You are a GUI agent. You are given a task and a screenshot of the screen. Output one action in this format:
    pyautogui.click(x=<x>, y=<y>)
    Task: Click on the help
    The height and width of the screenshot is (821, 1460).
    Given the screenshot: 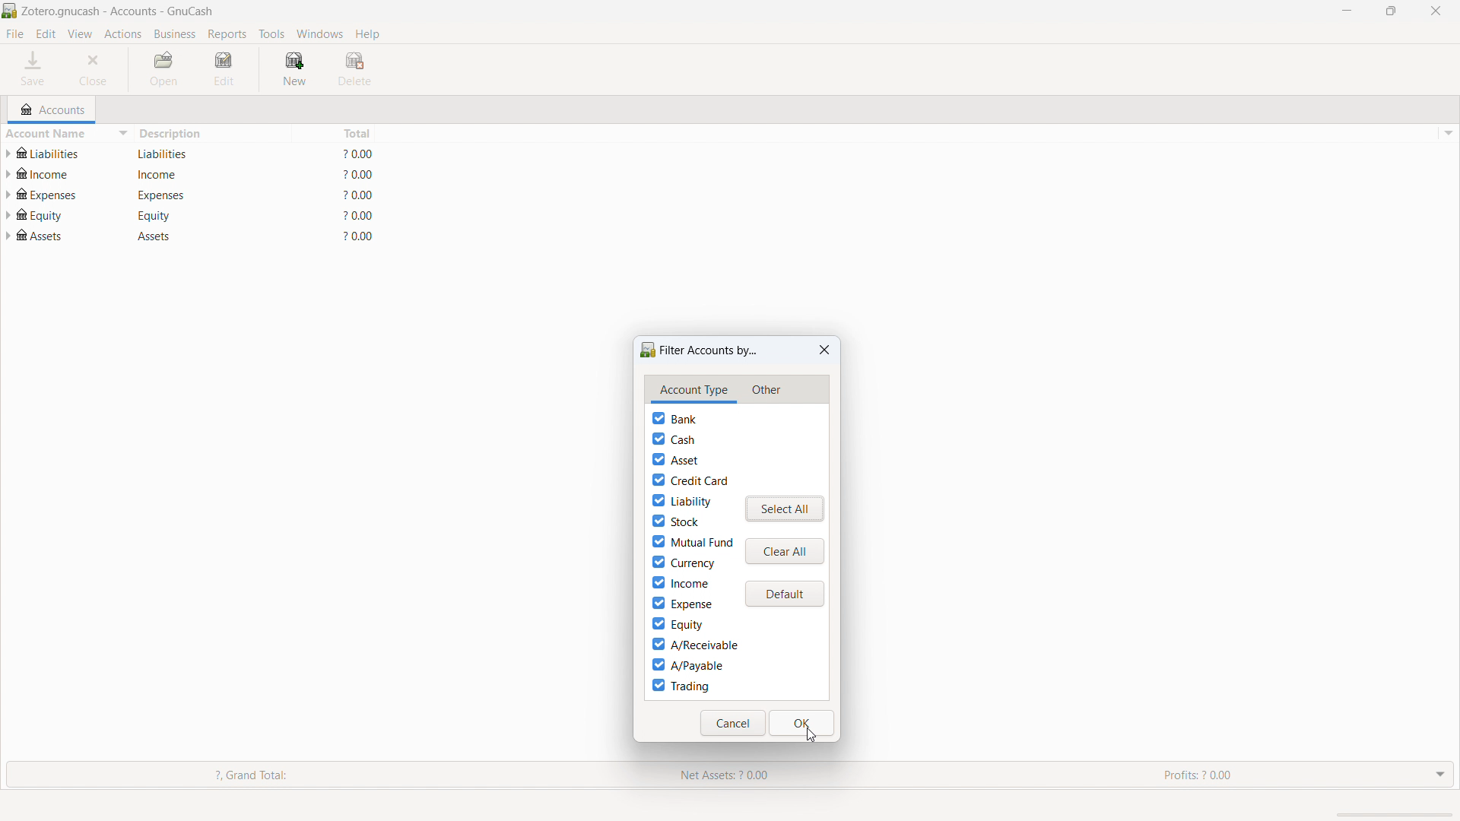 What is the action you would take?
    pyautogui.click(x=369, y=33)
    